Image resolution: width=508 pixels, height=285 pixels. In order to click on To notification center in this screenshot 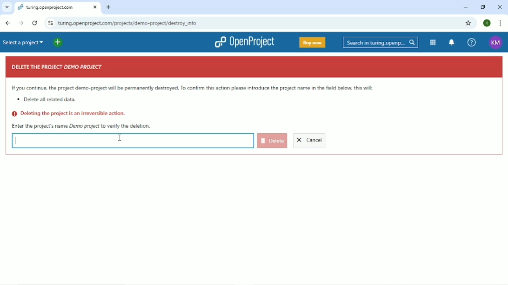, I will do `click(452, 42)`.